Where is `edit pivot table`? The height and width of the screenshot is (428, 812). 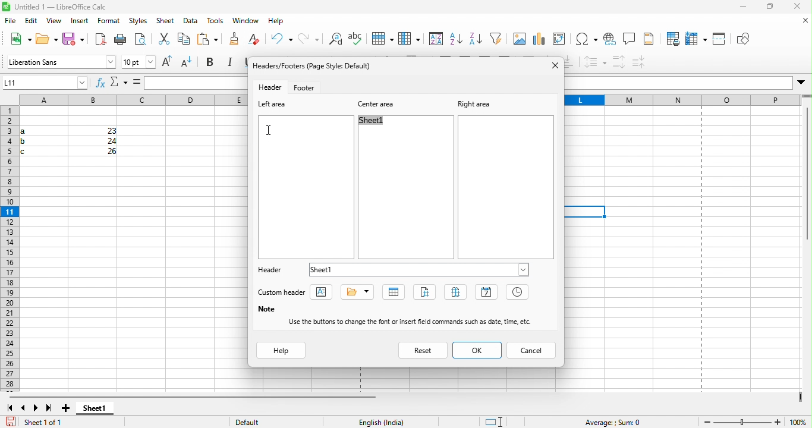 edit pivot table is located at coordinates (562, 39).